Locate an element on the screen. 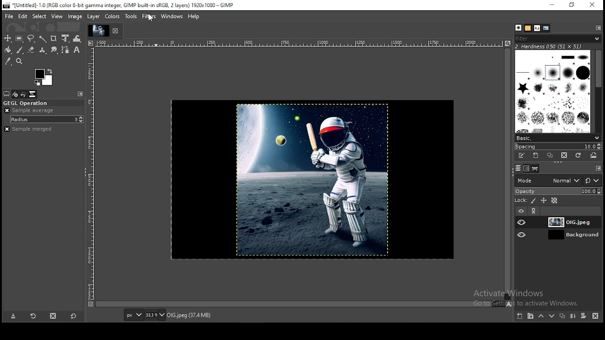  undo history is located at coordinates (24, 94).